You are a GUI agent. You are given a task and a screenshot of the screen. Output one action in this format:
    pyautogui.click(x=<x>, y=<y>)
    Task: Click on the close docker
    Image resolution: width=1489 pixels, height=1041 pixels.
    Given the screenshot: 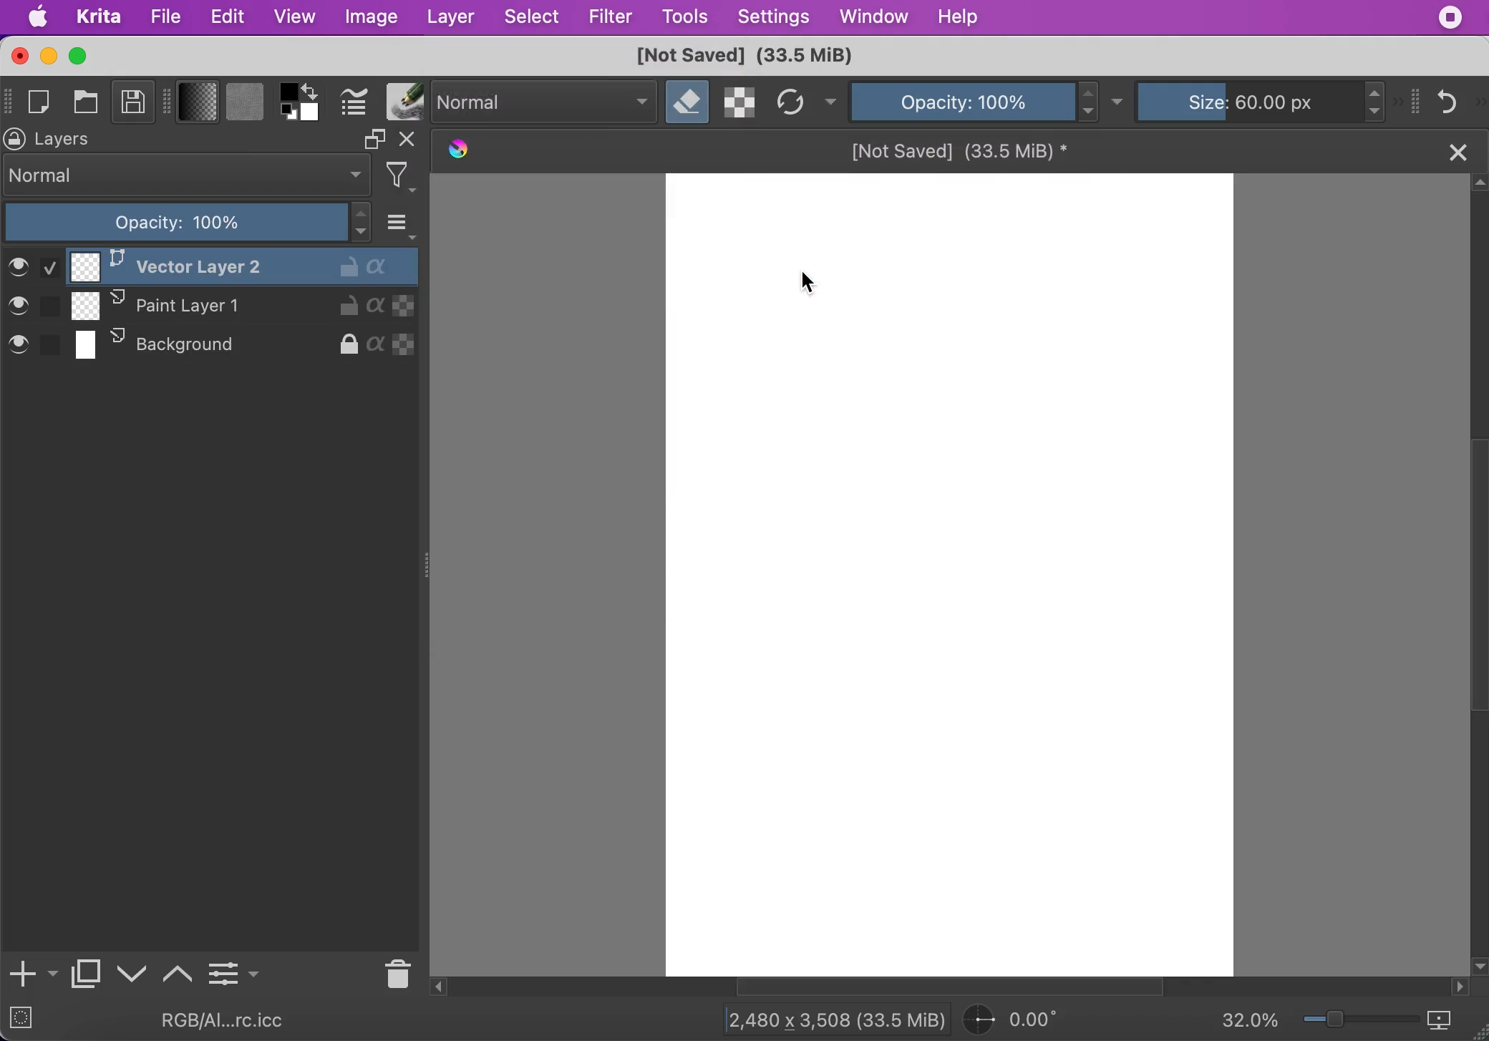 What is the action you would take?
    pyautogui.click(x=410, y=141)
    